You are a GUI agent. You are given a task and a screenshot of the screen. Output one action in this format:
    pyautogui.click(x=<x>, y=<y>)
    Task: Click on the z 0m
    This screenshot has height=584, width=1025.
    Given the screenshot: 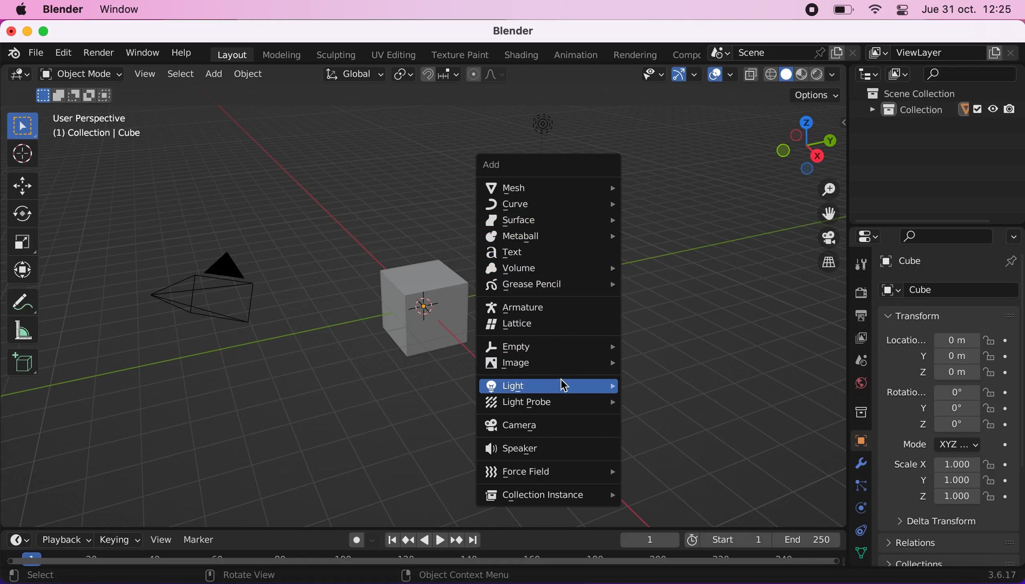 What is the action you would take?
    pyautogui.click(x=945, y=373)
    